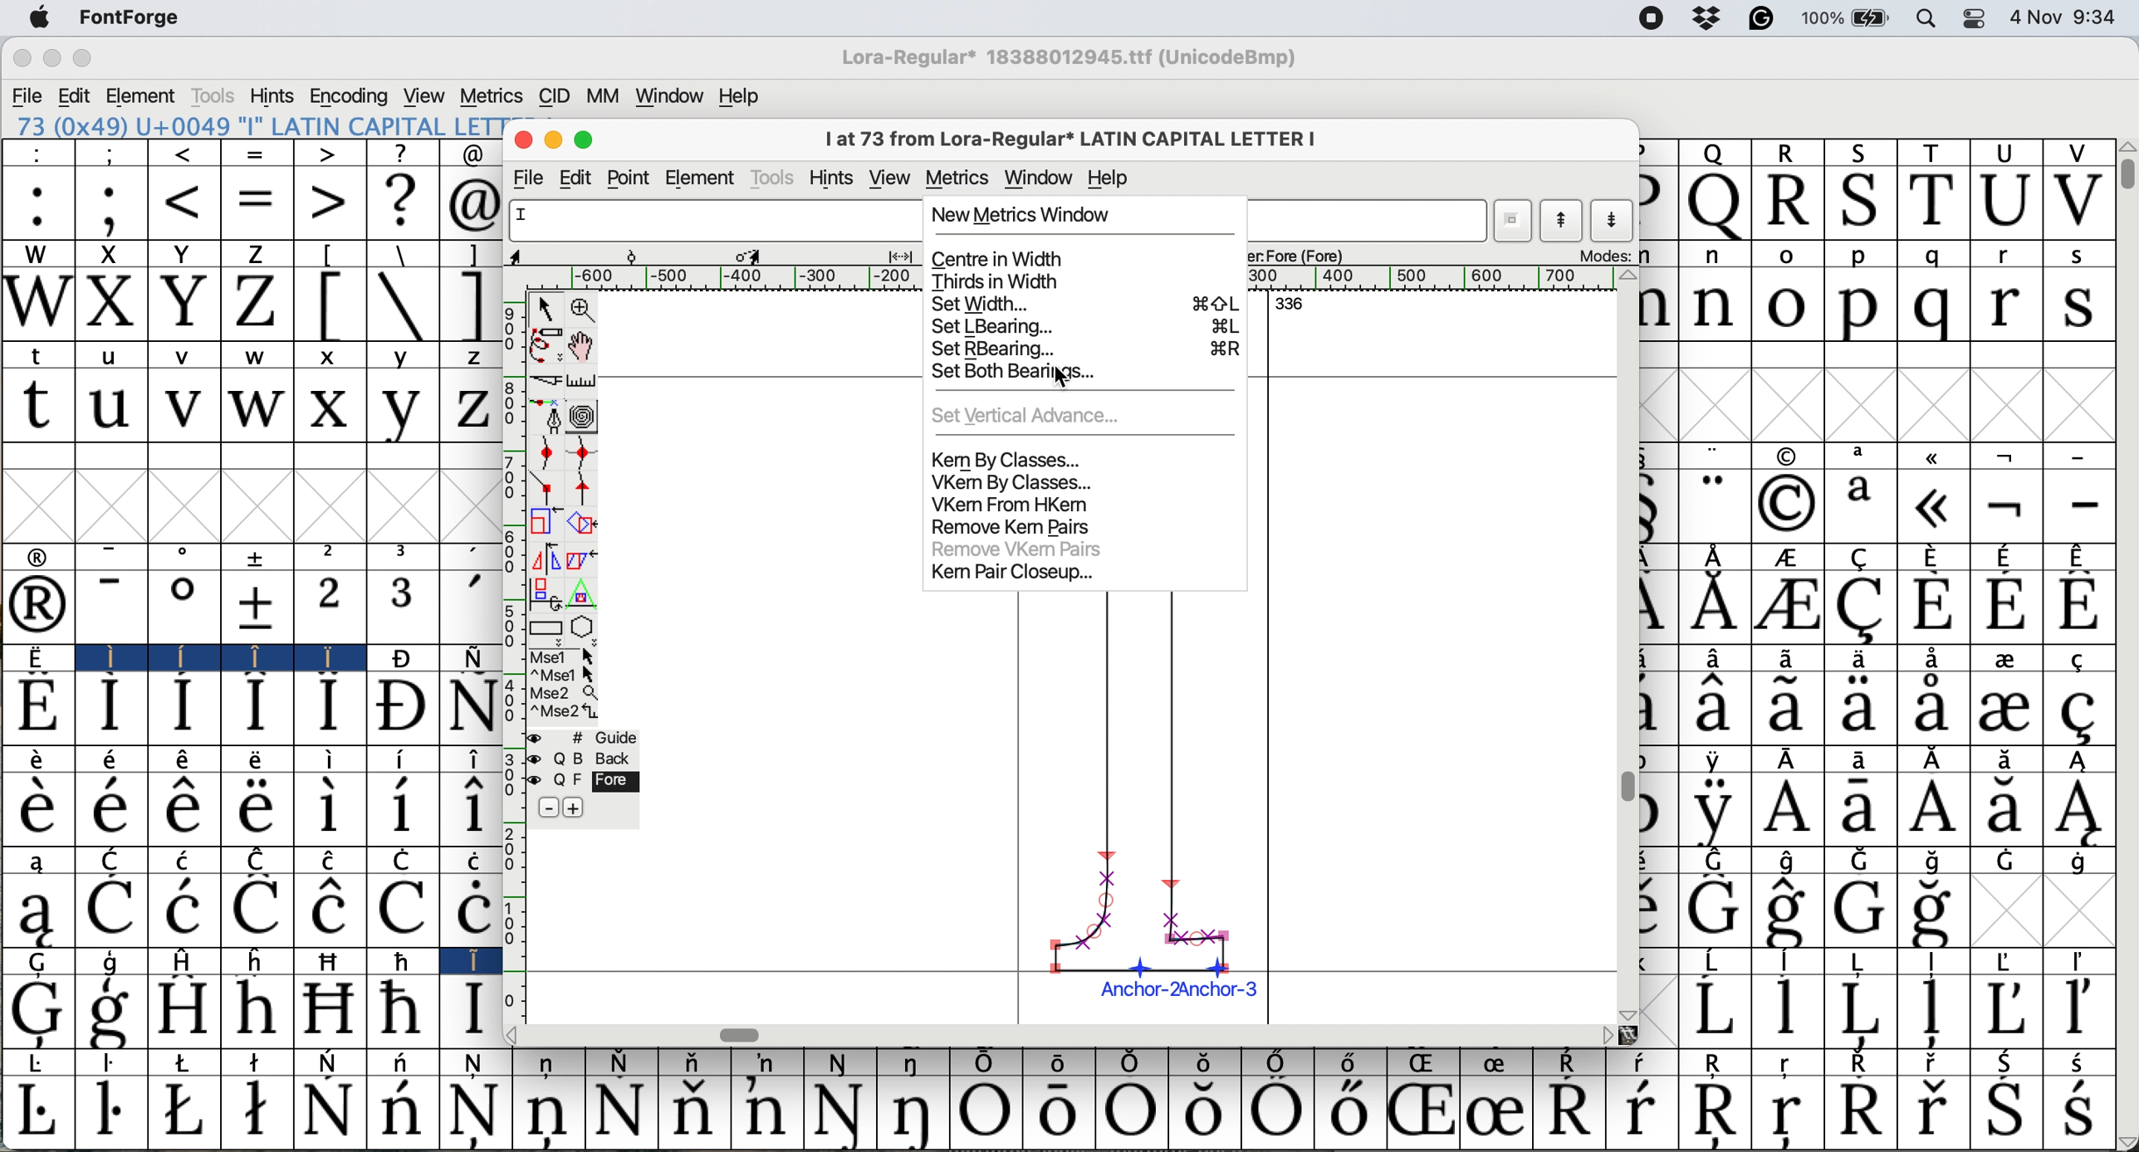 This screenshot has height=1152, width=2139. Describe the element at coordinates (1862, 708) in the screenshot. I see `Symbol` at that location.